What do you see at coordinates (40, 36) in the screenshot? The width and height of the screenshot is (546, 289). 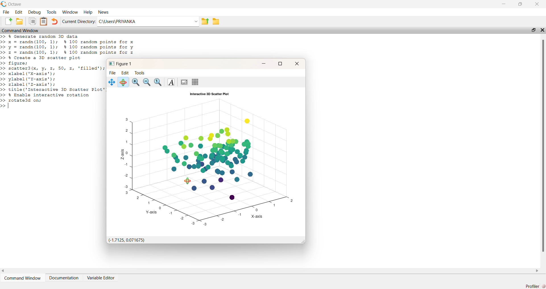 I see `>> % Generate random 3D data` at bounding box center [40, 36].